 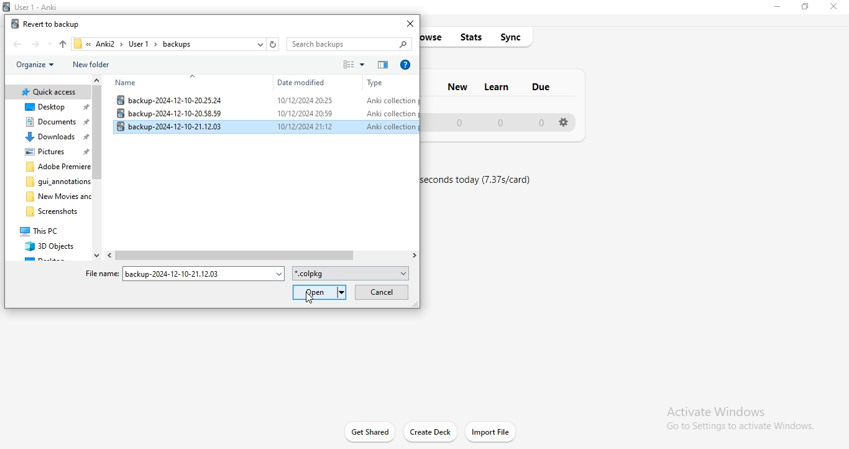 I want to click on file name, so click(x=186, y=274).